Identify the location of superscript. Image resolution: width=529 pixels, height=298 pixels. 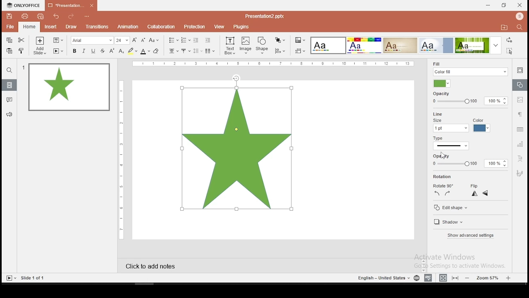
(111, 50).